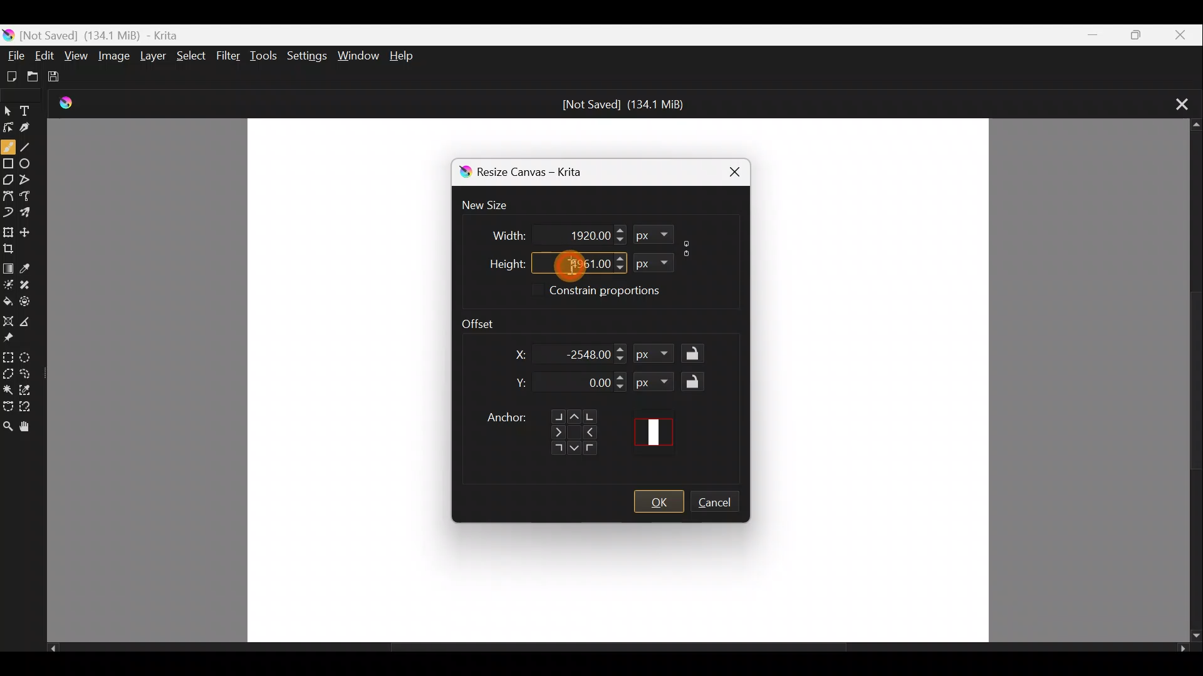  Describe the element at coordinates (540, 428) in the screenshot. I see `Anchor` at that location.